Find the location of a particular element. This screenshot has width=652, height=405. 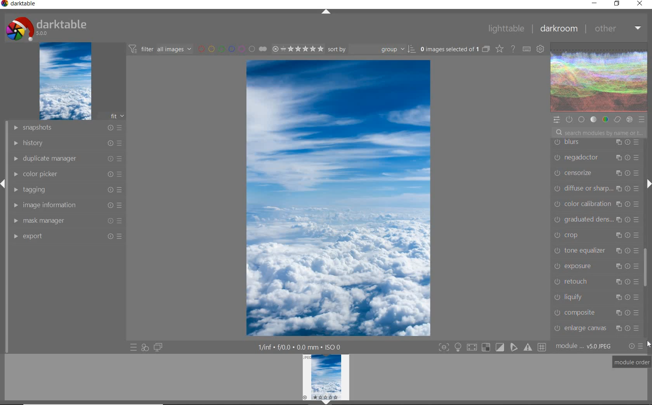

COLOR PICKER is located at coordinates (68, 175).